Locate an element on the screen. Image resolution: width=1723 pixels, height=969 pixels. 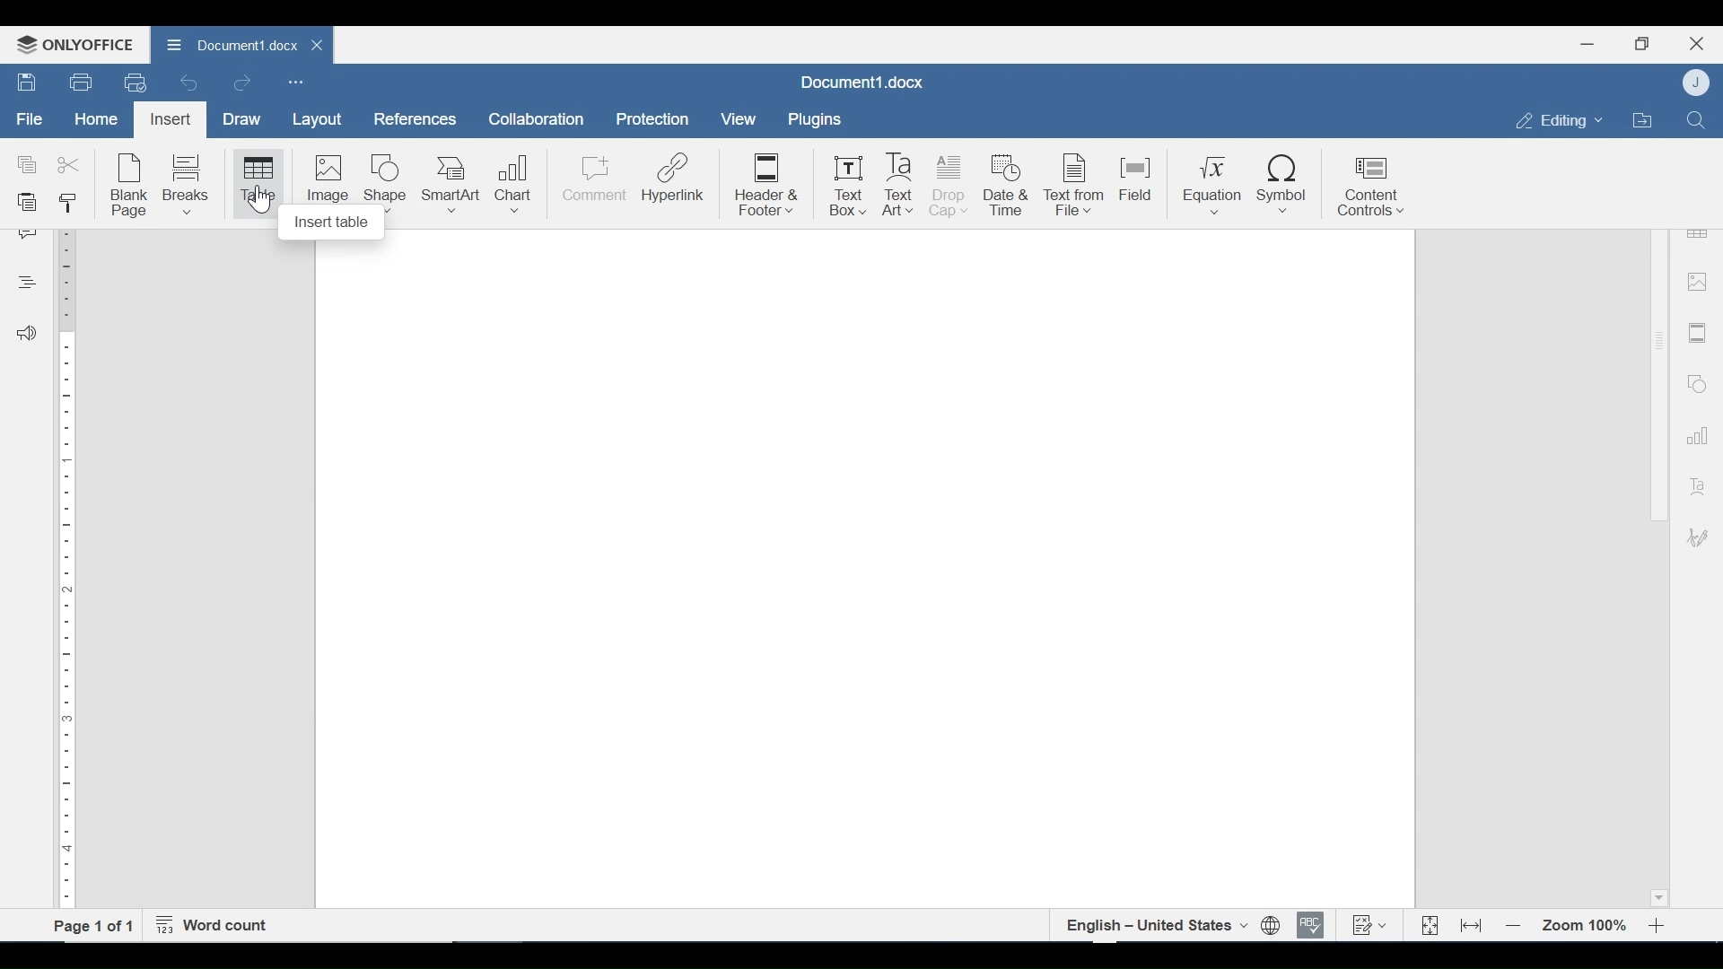
close is located at coordinates (319, 44).